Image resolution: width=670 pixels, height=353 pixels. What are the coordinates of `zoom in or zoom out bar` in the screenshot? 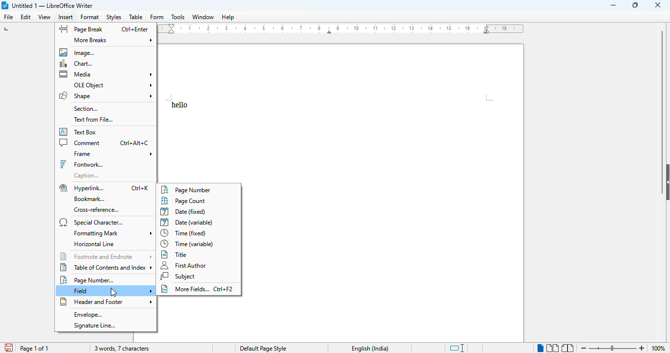 It's located at (612, 348).